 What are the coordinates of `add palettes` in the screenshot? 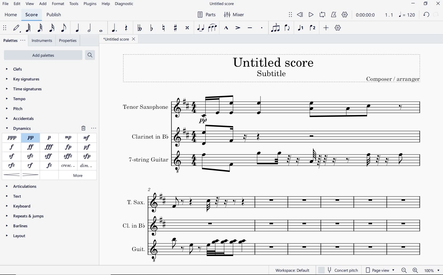 It's located at (42, 55).